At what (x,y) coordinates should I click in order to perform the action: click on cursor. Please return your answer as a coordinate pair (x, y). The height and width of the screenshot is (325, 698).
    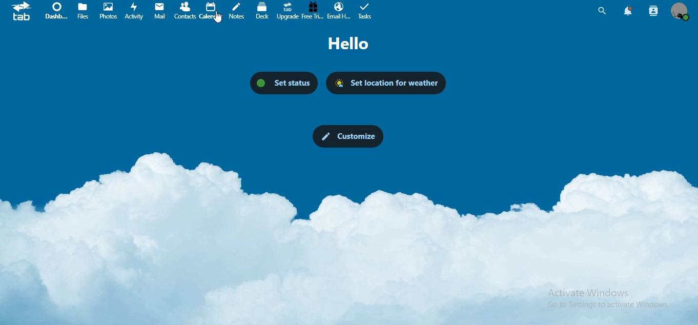
    Looking at the image, I should click on (219, 20).